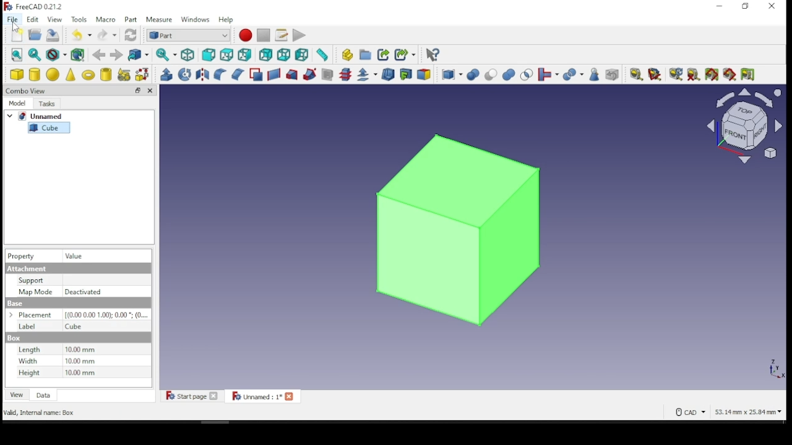 This screenshot has width=792, height=445. I want to click on fit selection, so click(35, 54).